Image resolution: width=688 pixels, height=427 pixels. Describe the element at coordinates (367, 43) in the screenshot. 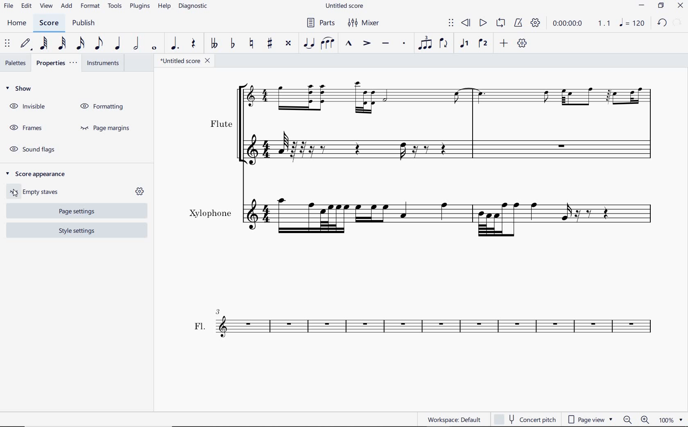

I see `ACCENT` at that location.